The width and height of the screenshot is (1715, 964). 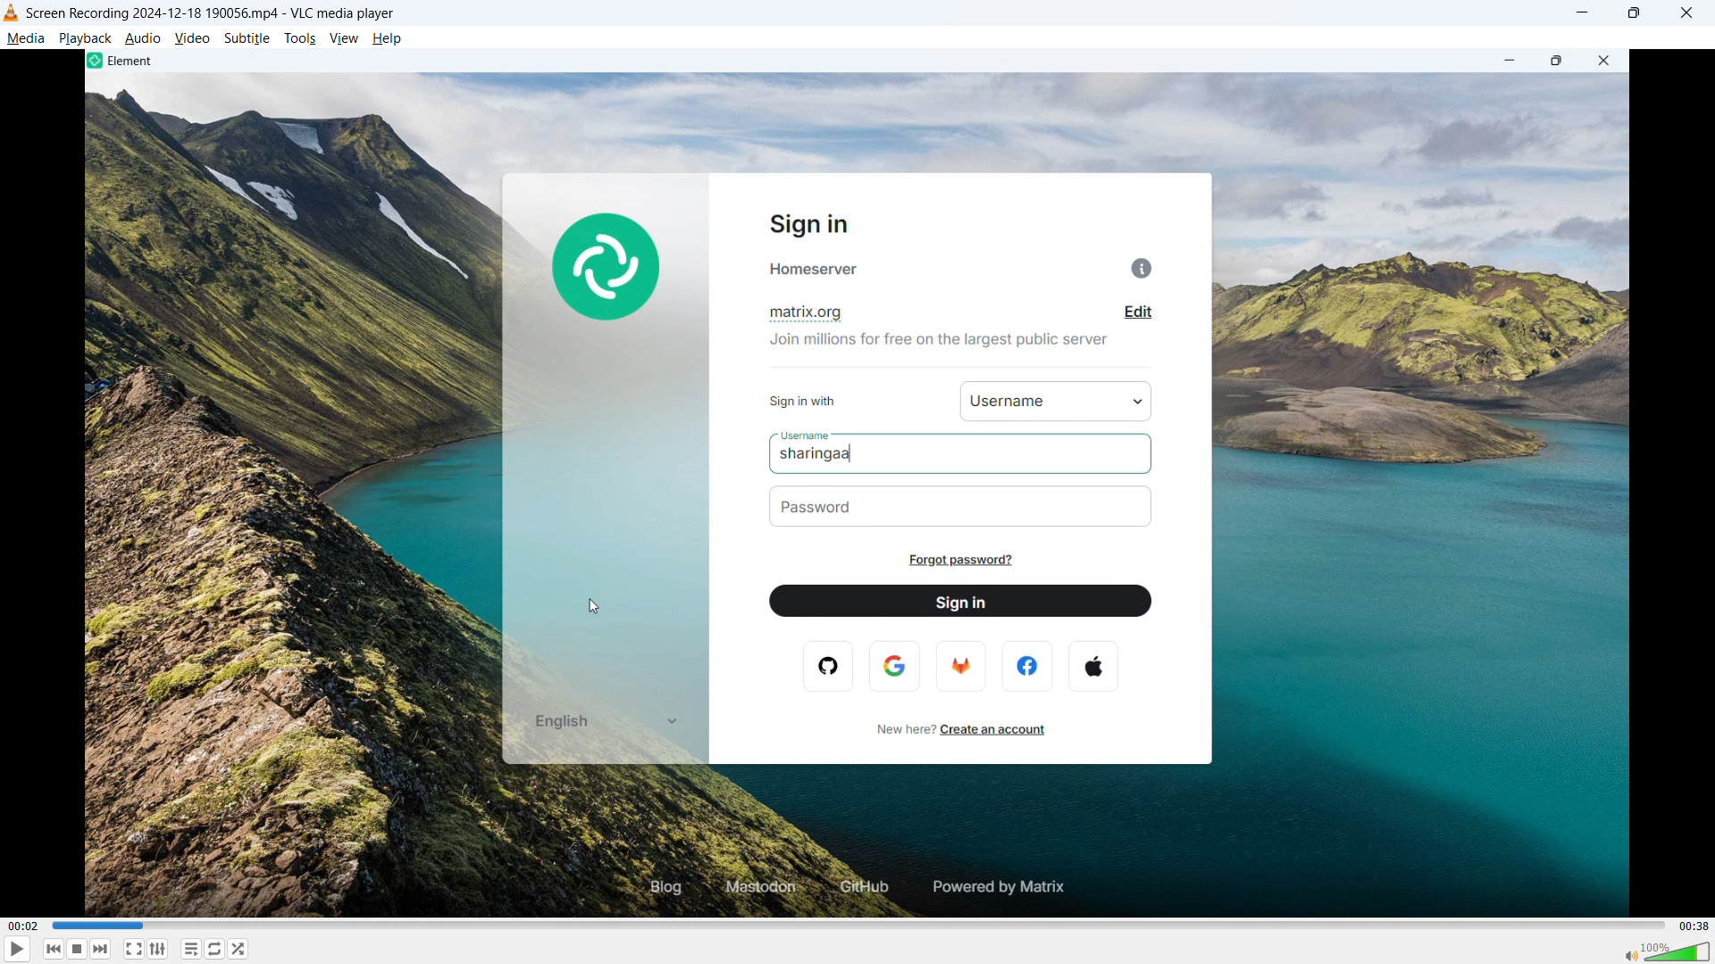 I want to click on GitLab, so click(x=962, y=667).